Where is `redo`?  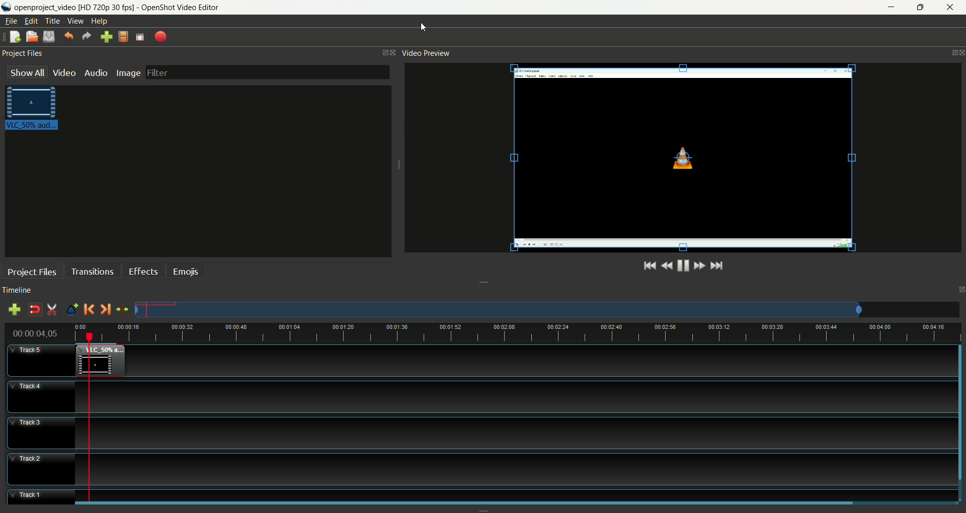 redo is located at coordinates (87, 36).